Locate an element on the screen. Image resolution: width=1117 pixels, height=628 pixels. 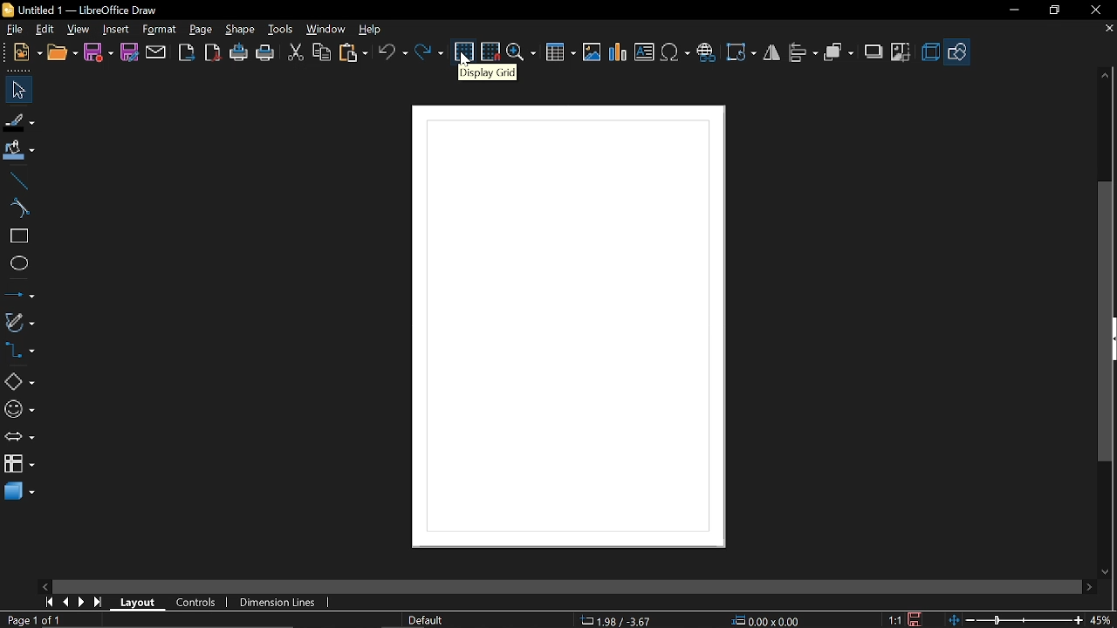
45% - Current zoom is located at coordinates (1101, 621).